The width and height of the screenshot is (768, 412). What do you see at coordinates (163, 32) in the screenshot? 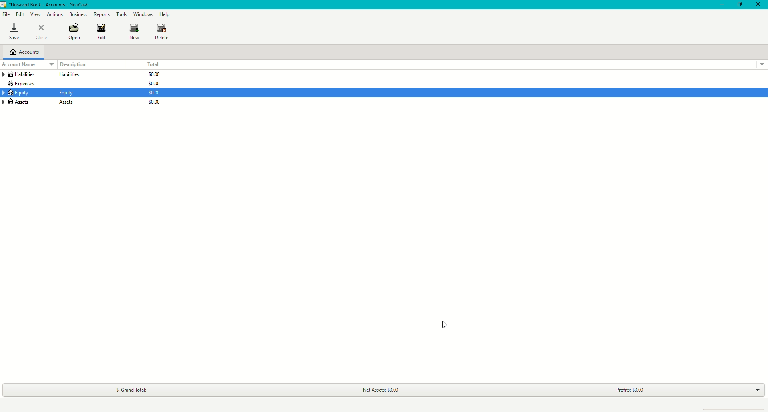
I see `Delete` at bounding box center [163, 32].